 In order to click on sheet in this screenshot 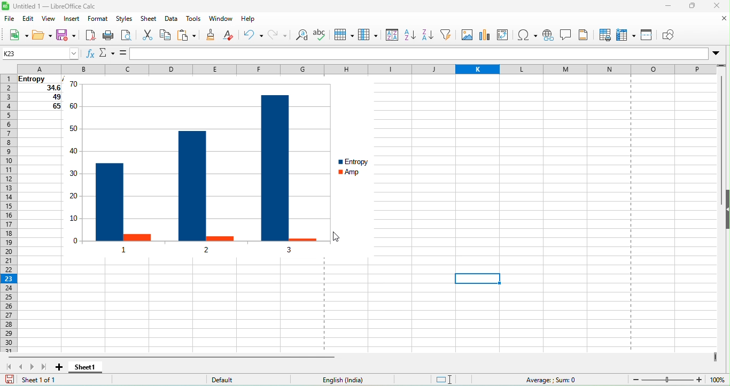, I will do `click(150, 20)`.